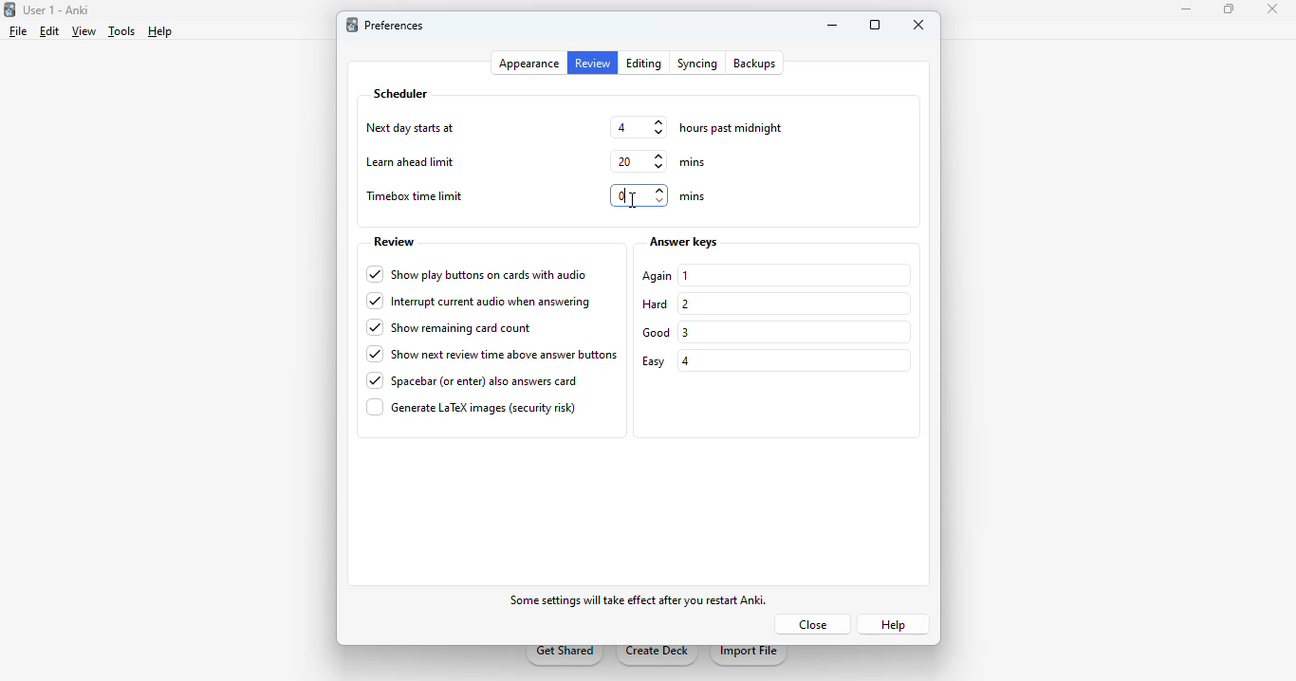 This screenshot has height=681, width=1296. What do you see at coordinates (655, 304) in the screenshot?
I see `hard` at bounding box center [655, 304].